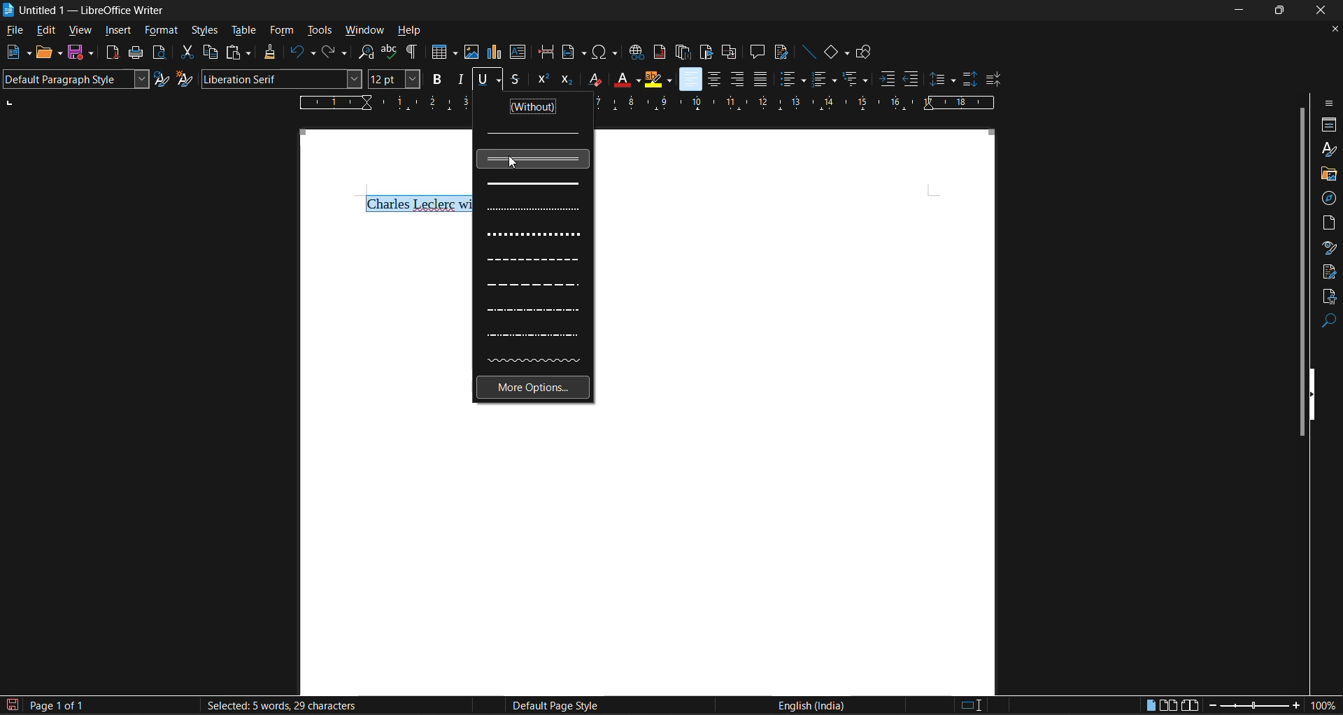 This screenshot has width=1343, height=715. Describe the element at coordinates (759, 78) in the screenshot. I see `justified` at that location.